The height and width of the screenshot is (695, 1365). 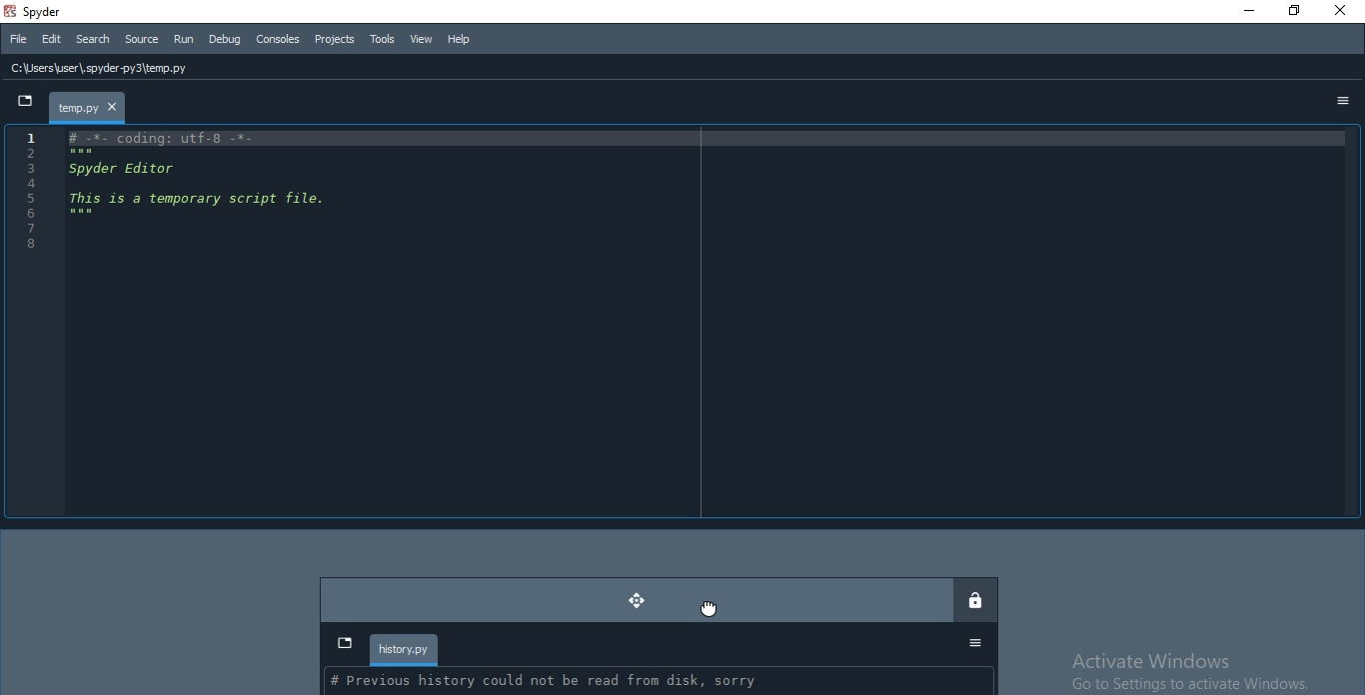 I want to click on Run, so click(x=184, y=38).